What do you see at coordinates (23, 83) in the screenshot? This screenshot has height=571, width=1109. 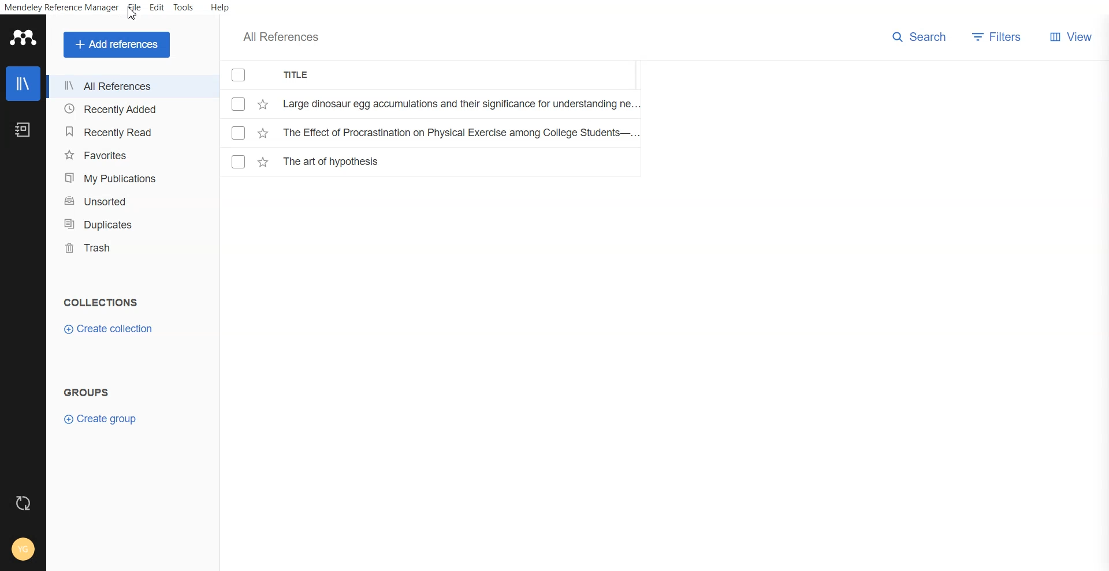 I see `Library` at bounding box center [23, 83].